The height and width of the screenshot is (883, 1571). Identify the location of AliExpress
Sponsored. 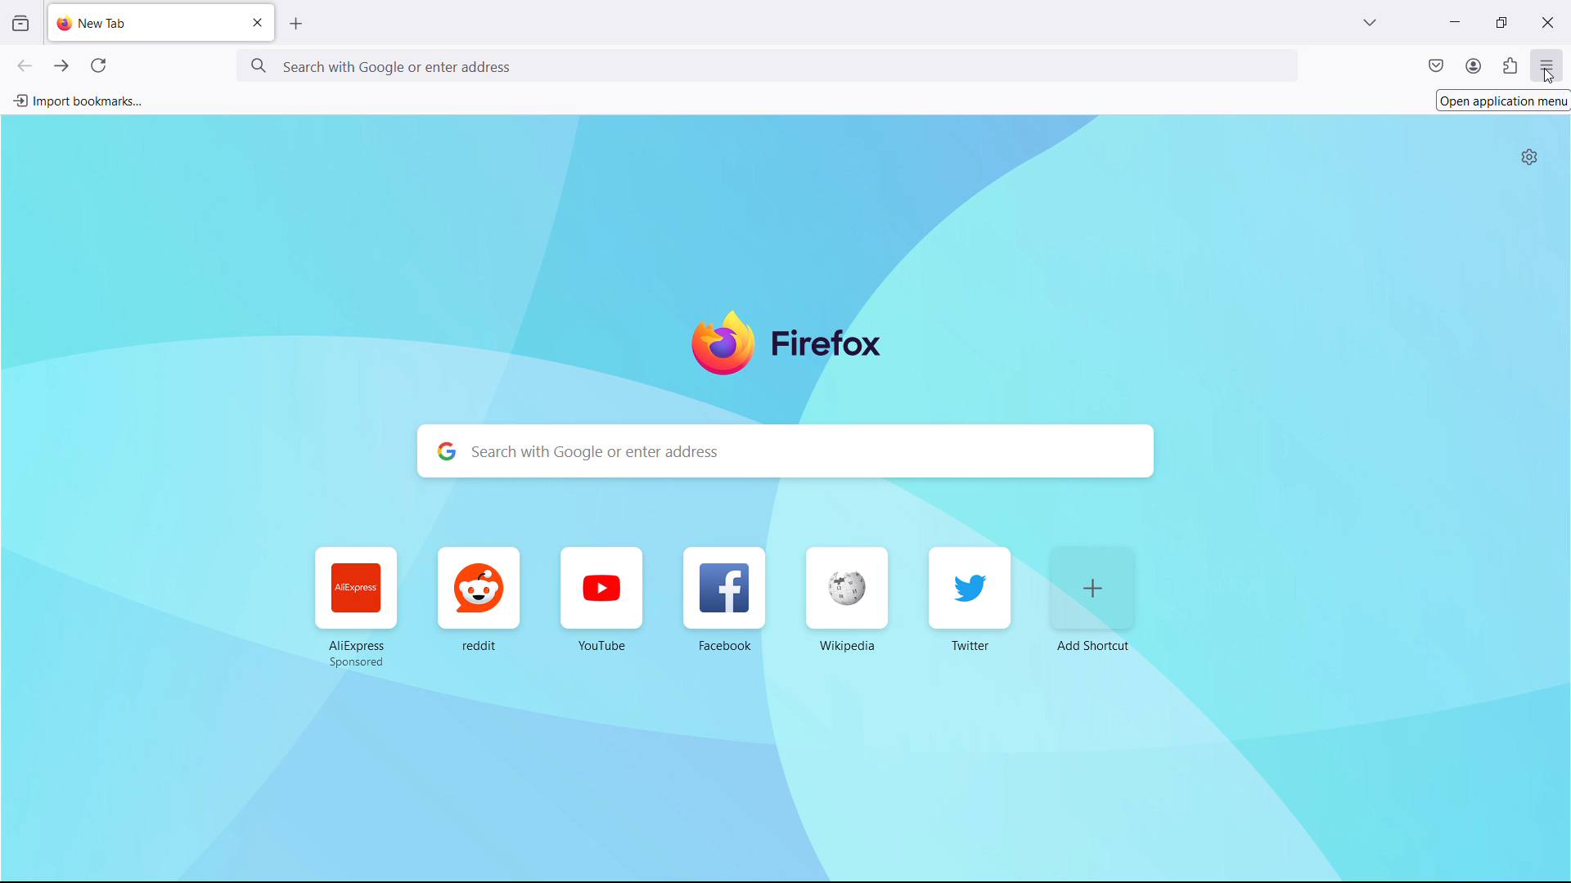
(358, 609).